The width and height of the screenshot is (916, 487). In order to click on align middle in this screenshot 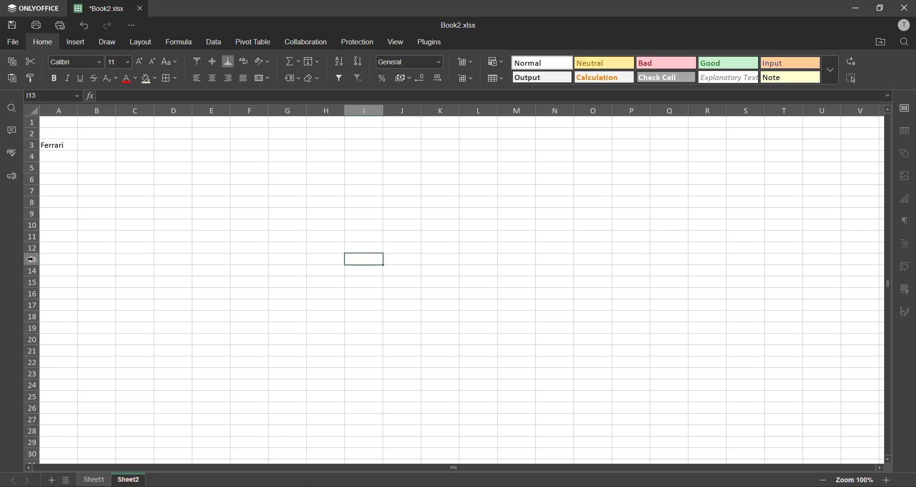, I will do `click(211, 61)`.